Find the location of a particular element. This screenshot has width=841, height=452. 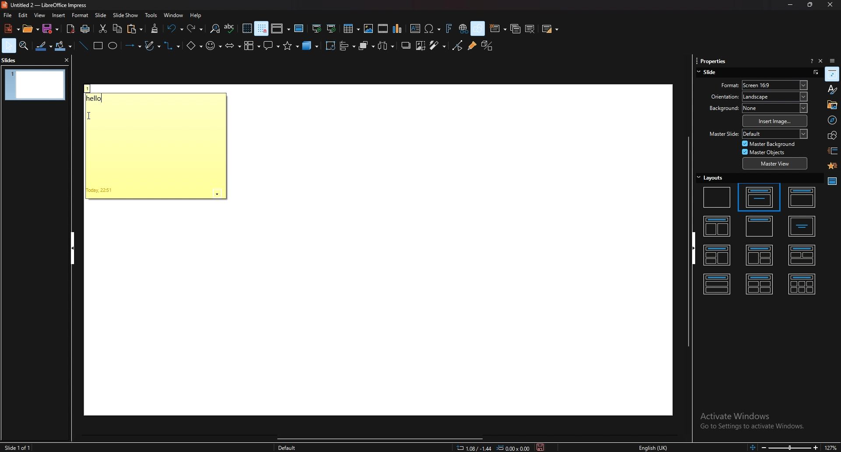

Background is located at coordinates (720, 109).